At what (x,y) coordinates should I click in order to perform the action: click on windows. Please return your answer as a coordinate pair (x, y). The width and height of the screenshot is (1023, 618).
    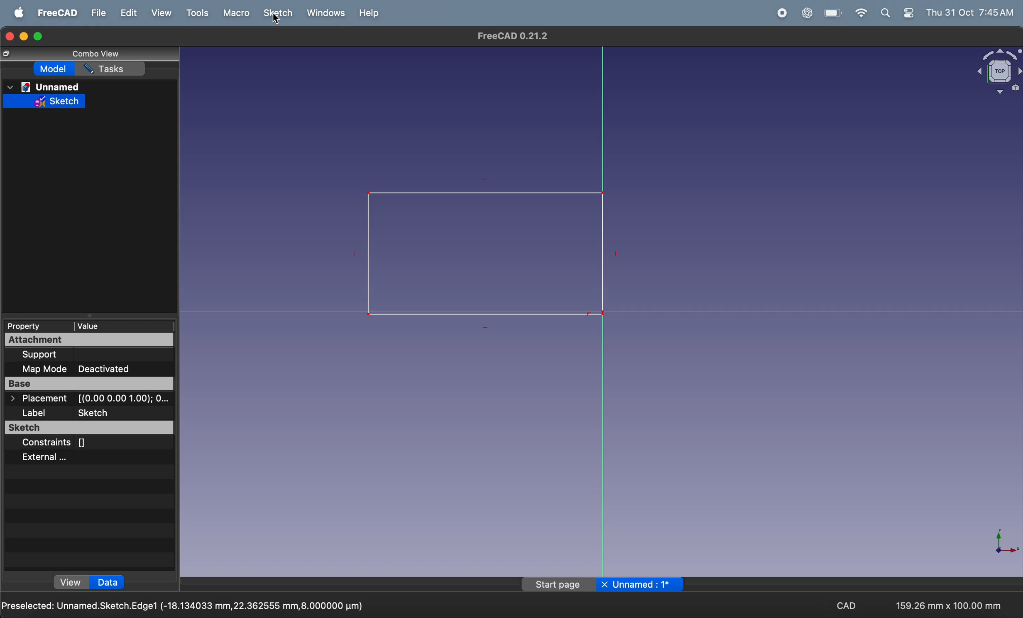
    Looking at the image, I should click on (324, 13).